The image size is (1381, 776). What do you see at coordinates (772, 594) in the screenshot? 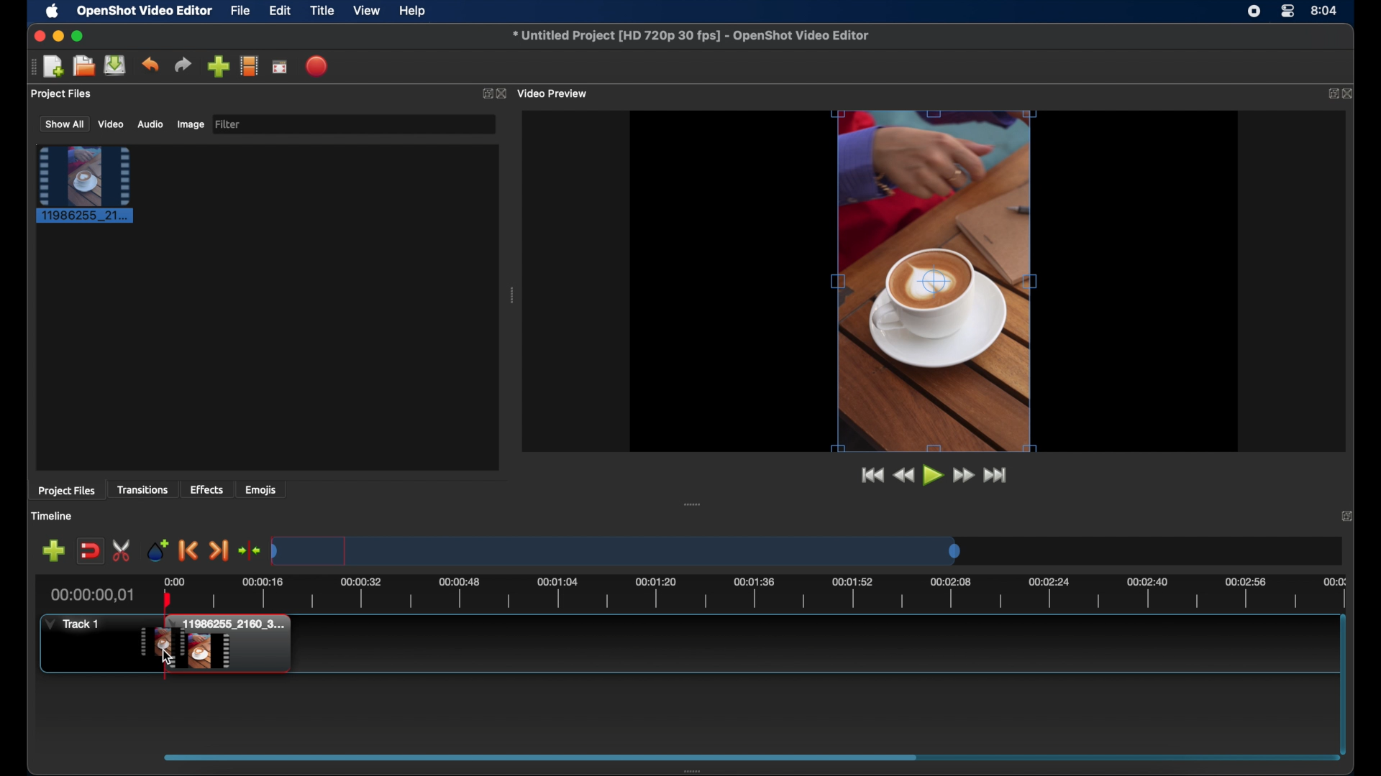
I see `timeline ` at bounding box center [772, 594].